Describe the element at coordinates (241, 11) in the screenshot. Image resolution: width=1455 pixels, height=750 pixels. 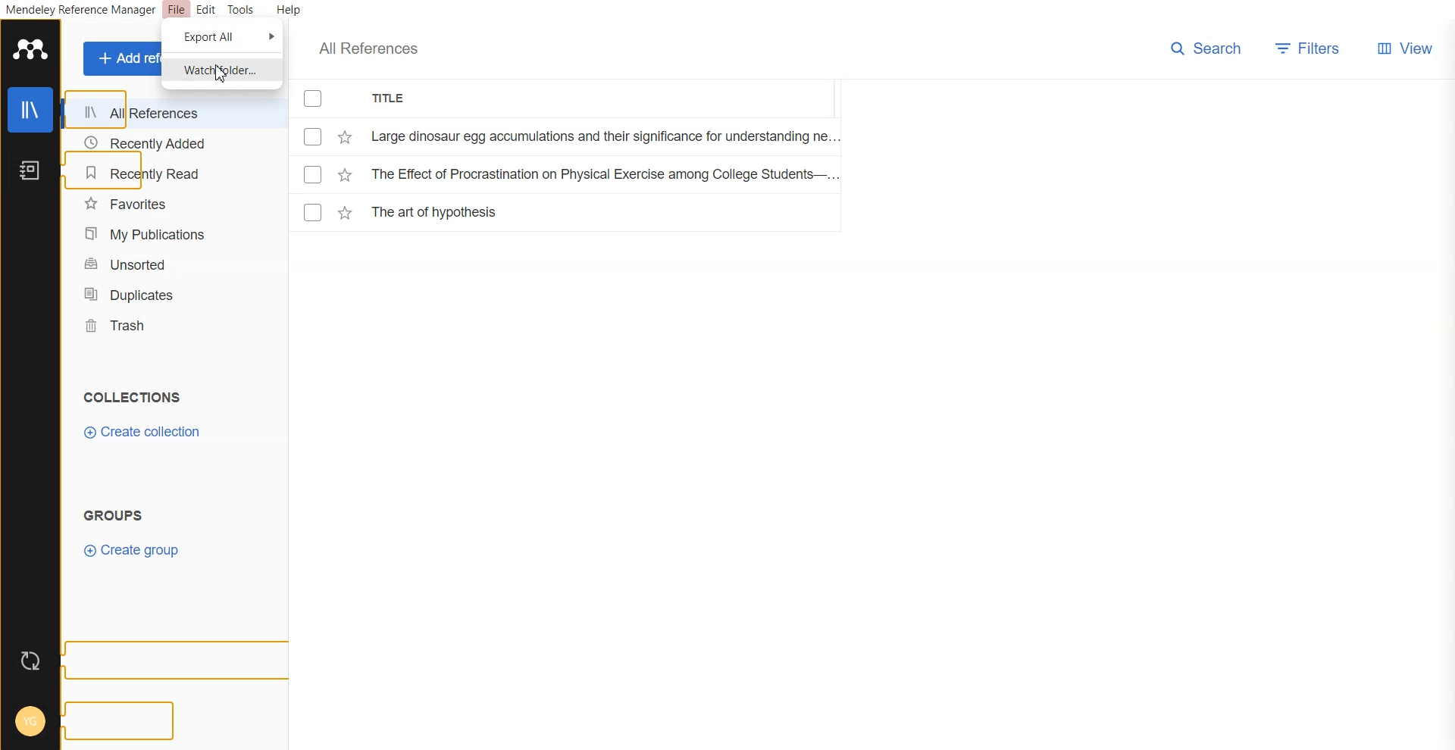
I see `Tools` at that location.